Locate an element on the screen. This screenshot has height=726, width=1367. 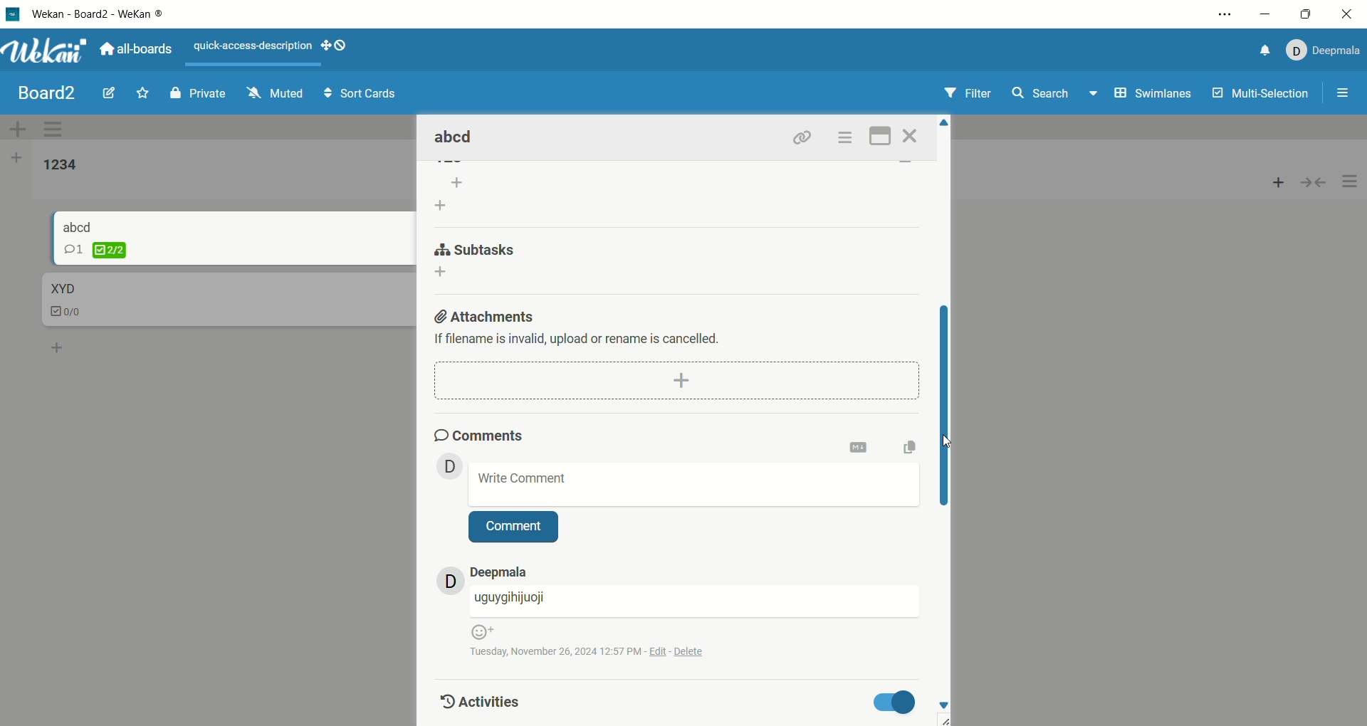
card title is located at coordinates (78, 226).